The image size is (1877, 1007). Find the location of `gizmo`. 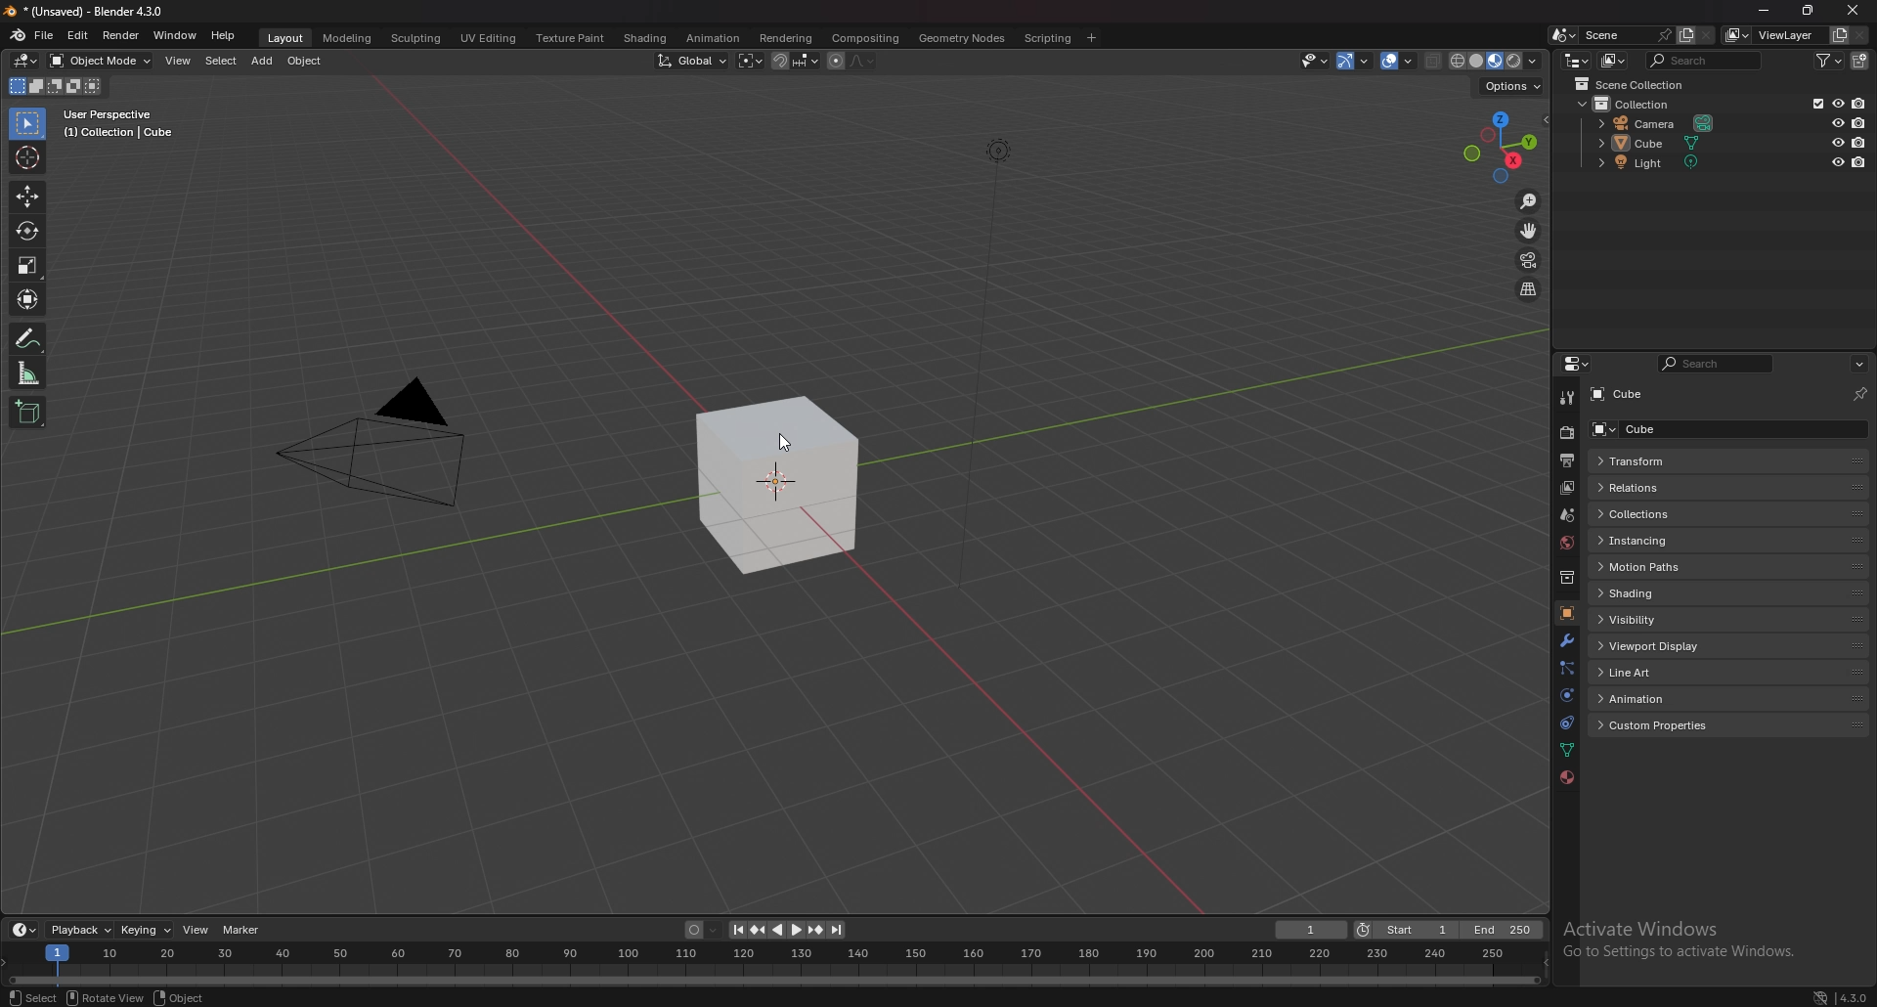

gizmo is located at coordinates (1356, 61).